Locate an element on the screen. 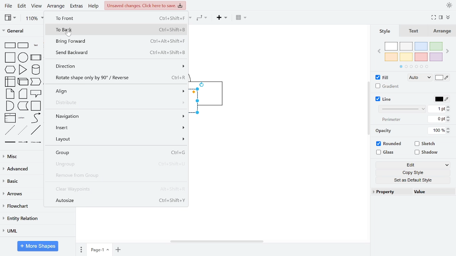 Image resolution: width=456 pixels, height=256 pixels. flowchart is located at coordinates (20, 206).